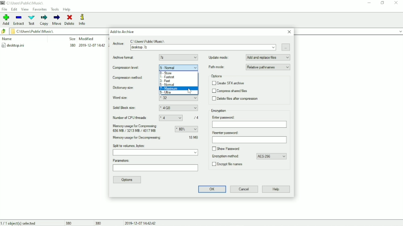  Describe the element at coordinates (130, 88) in the screenshot. I see `Dictionary size` at that location.